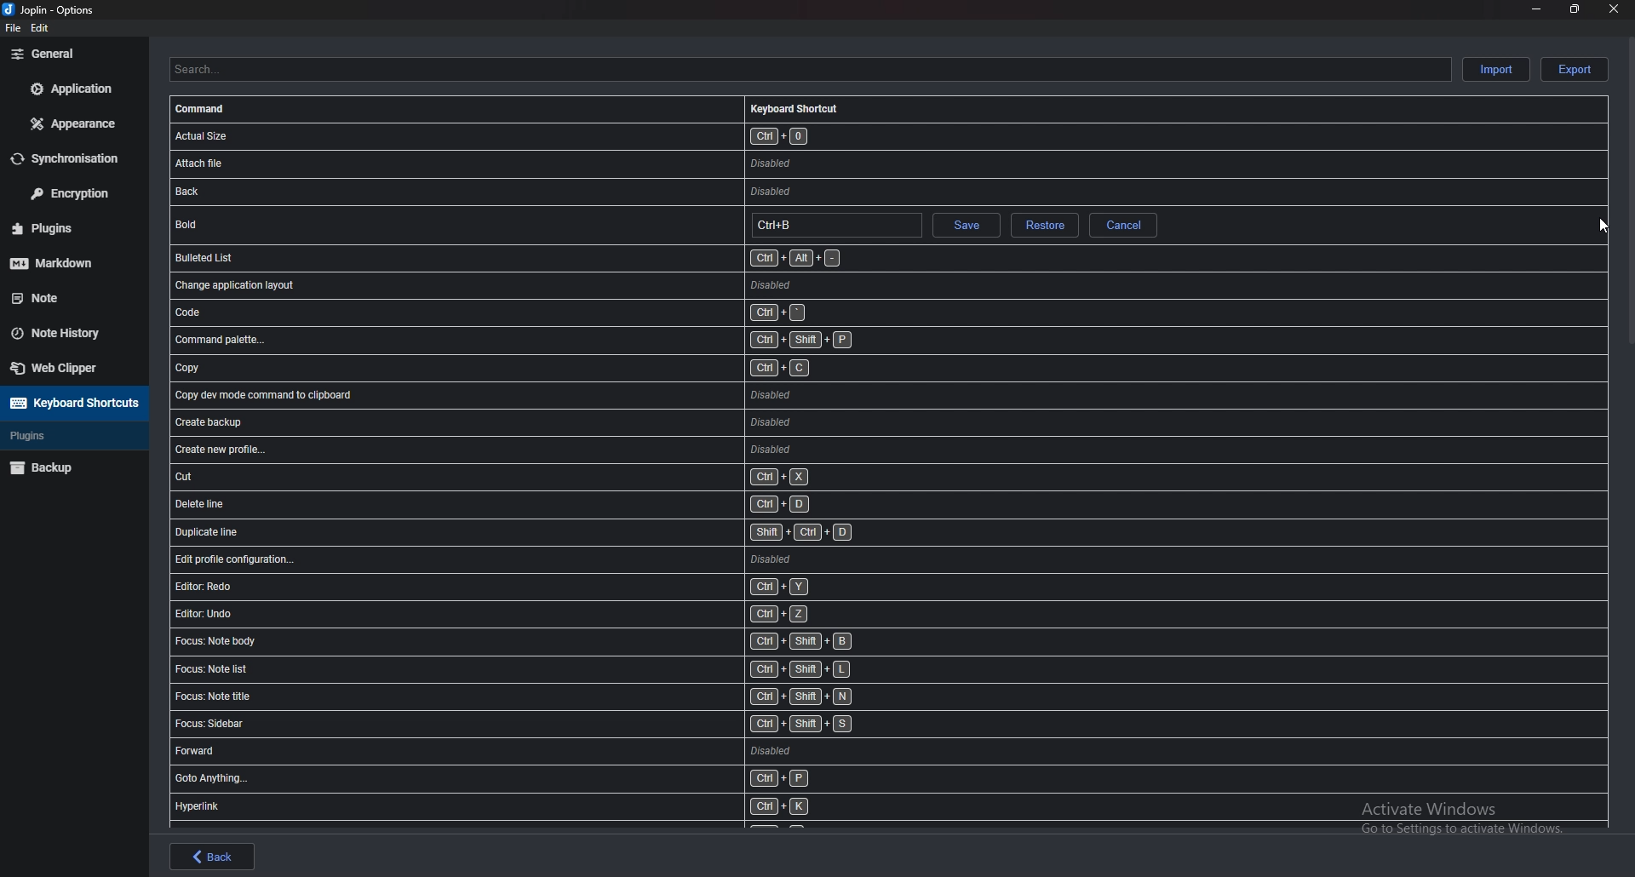 Image resolution: width=1635 pixels, height=877 pixels. I want to click on Plugins, so click(62, 228).